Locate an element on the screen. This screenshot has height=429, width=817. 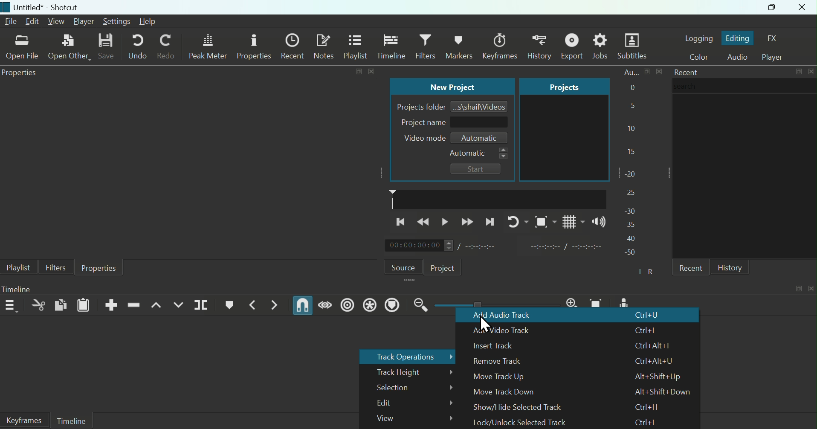
Projects is located at coordinates (556, 86).